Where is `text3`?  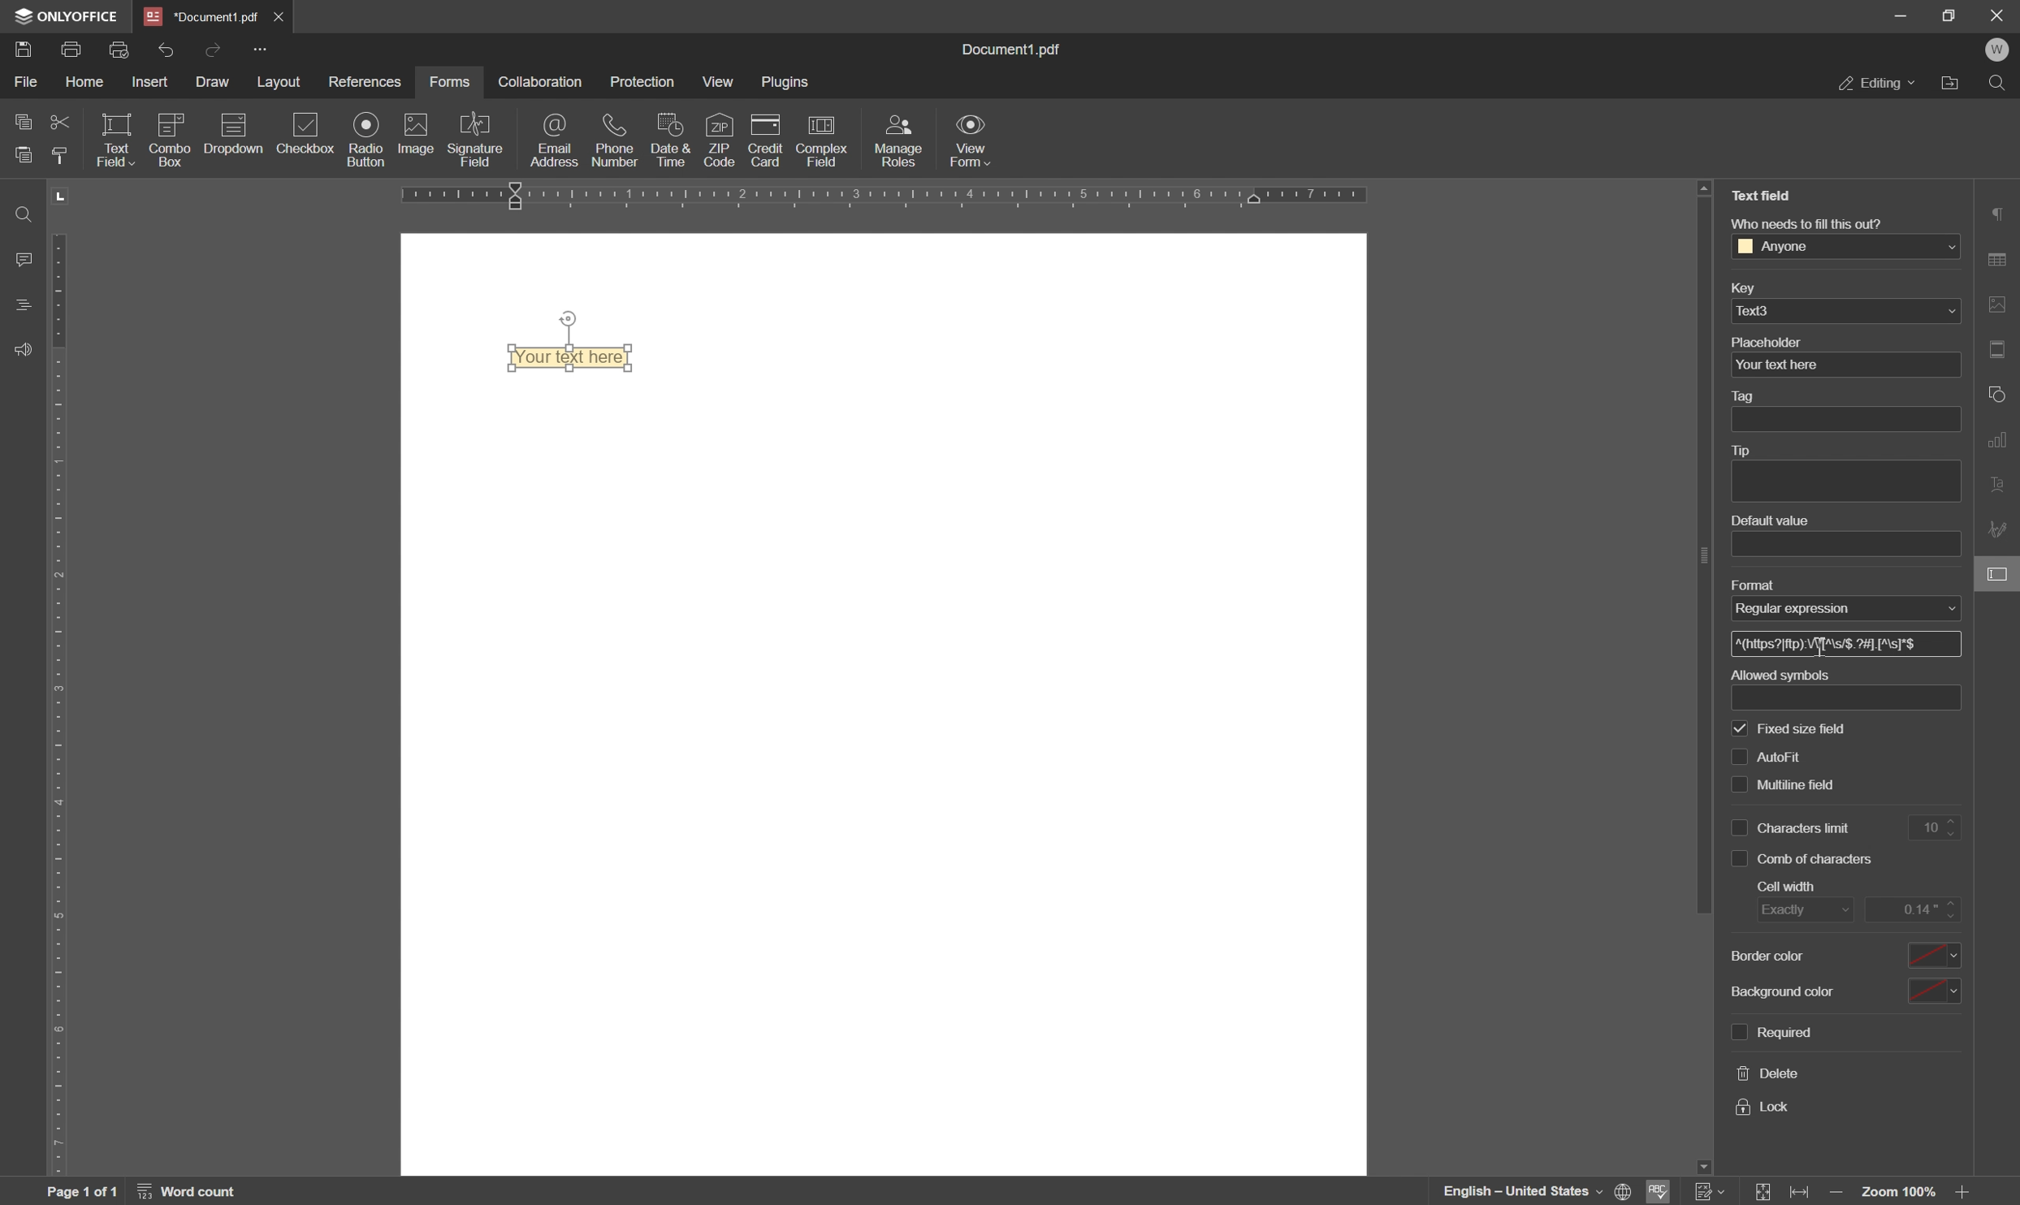 text3 is located at coordinates (1764, 309).